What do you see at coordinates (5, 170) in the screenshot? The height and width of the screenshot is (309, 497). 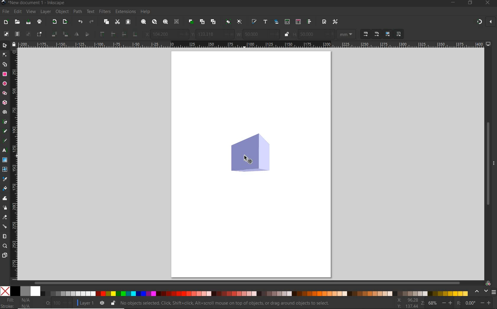 I see `mesh tool` at bounding box center [5, 170].